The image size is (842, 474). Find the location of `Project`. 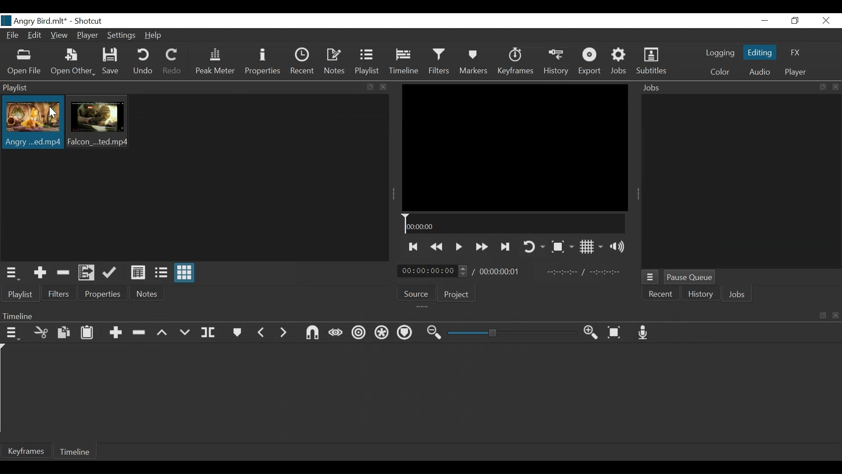

Project is located at coordinates (457, 294).